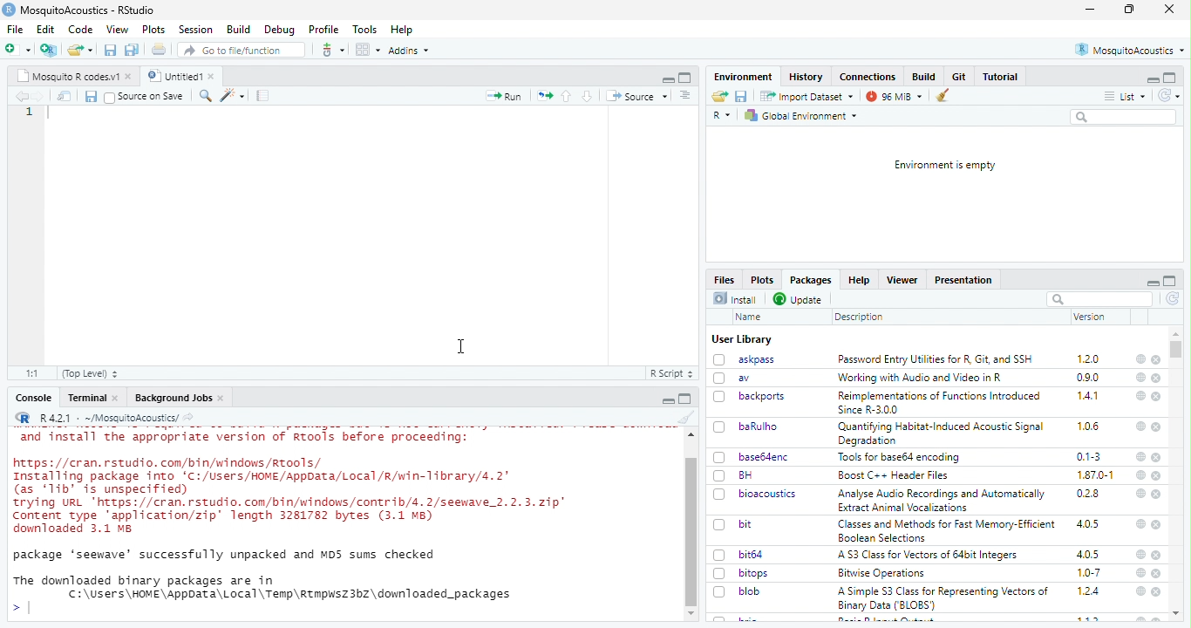 This screenshot has width=1191, height=628. I want to click on , so click(691, 531).